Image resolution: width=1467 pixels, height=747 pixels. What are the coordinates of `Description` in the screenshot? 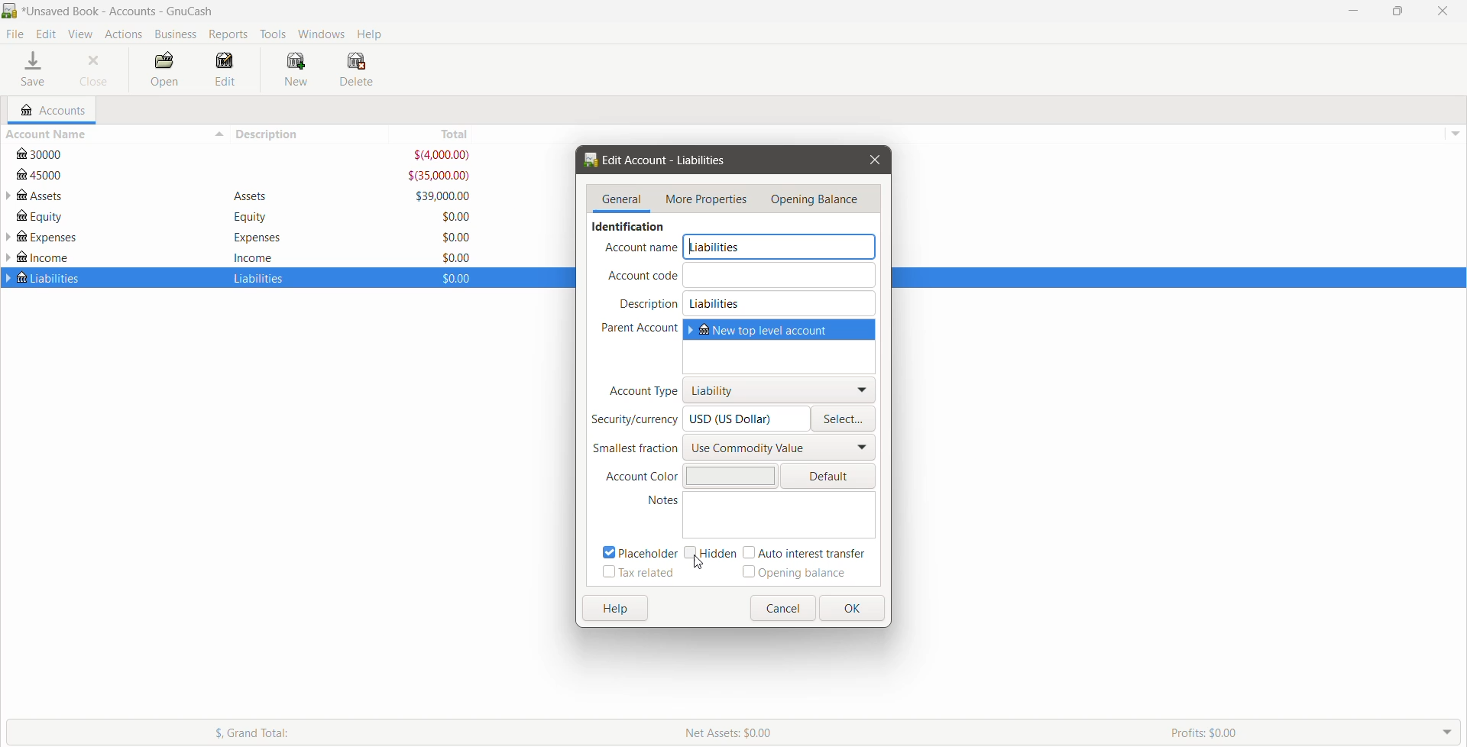 It's located at (649, 304).